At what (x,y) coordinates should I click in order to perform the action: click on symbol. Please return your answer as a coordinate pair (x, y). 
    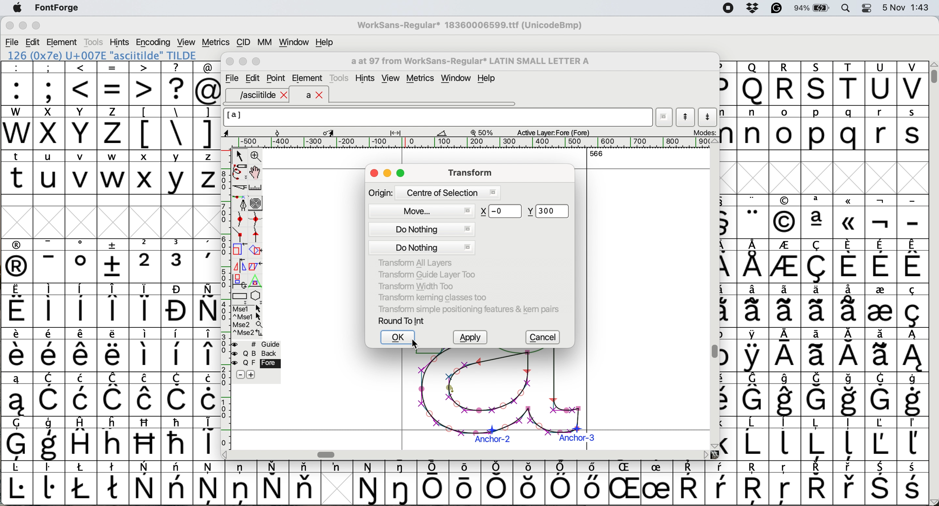
    Looking at the image, I should click on (207, 350).